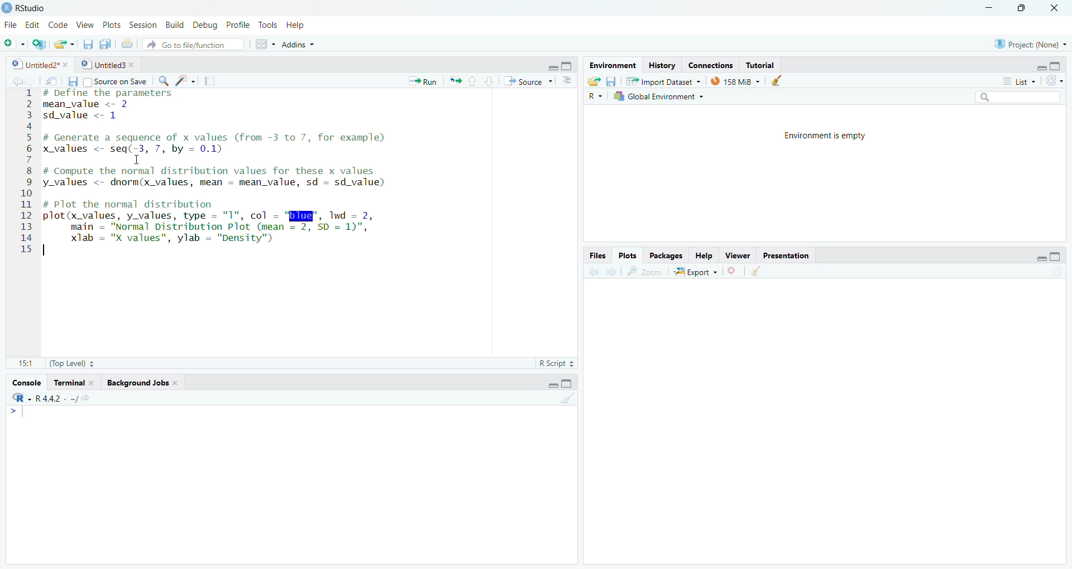 This screenshot has height=569, width=1072. Describe the element at coordinates (558, 397) in the screenshot. I see `1` at that location.